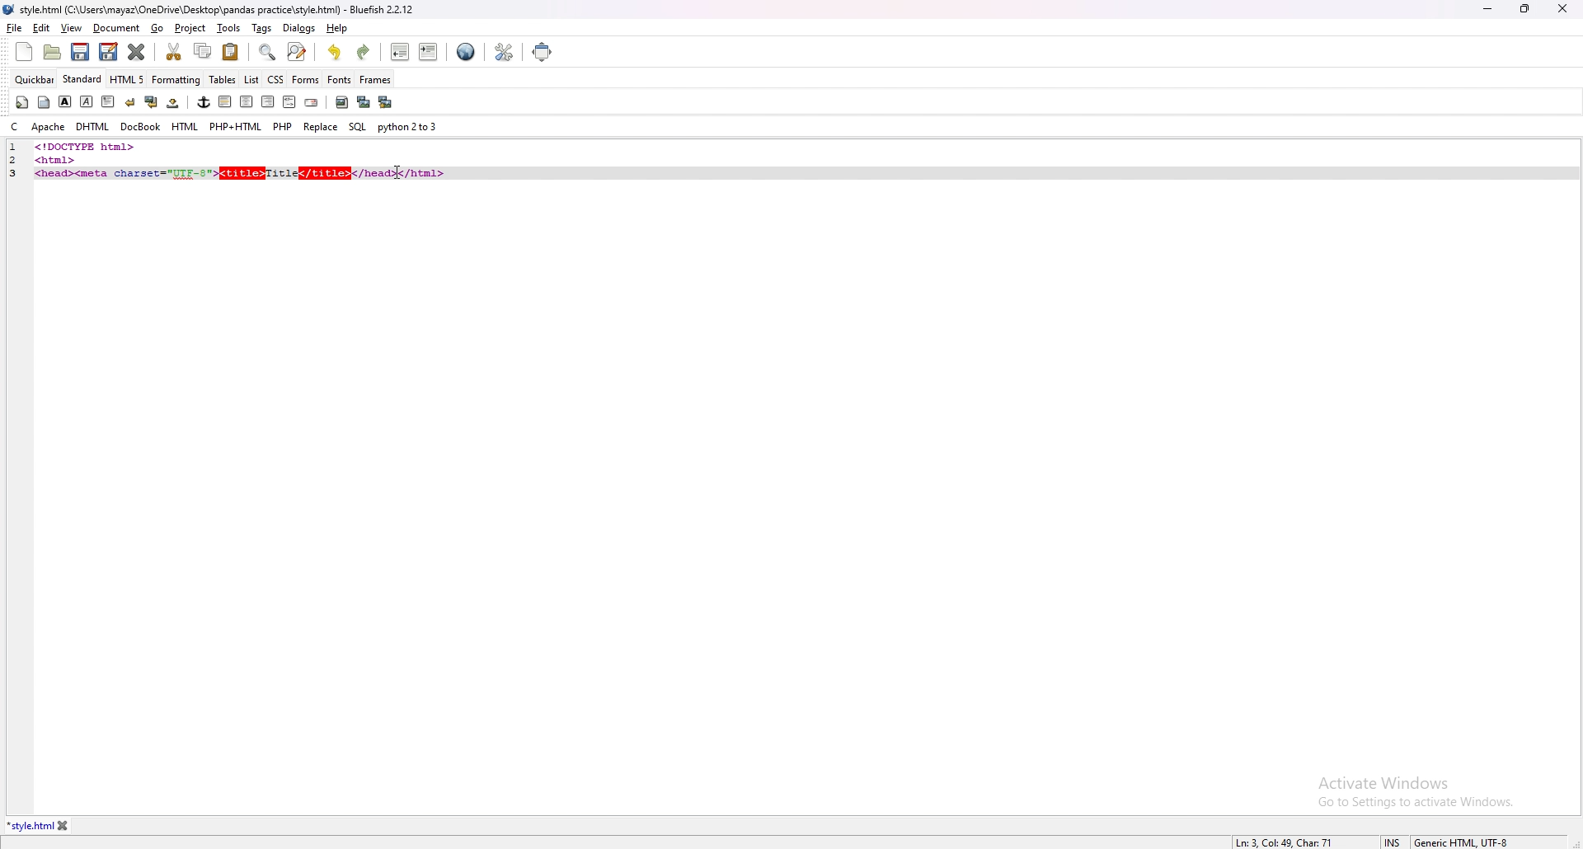 The image size is (1583, 849). What do you see at coordinates (204, 102) in the screenshot?
I see `anchor` at bounding box center [204, 102].